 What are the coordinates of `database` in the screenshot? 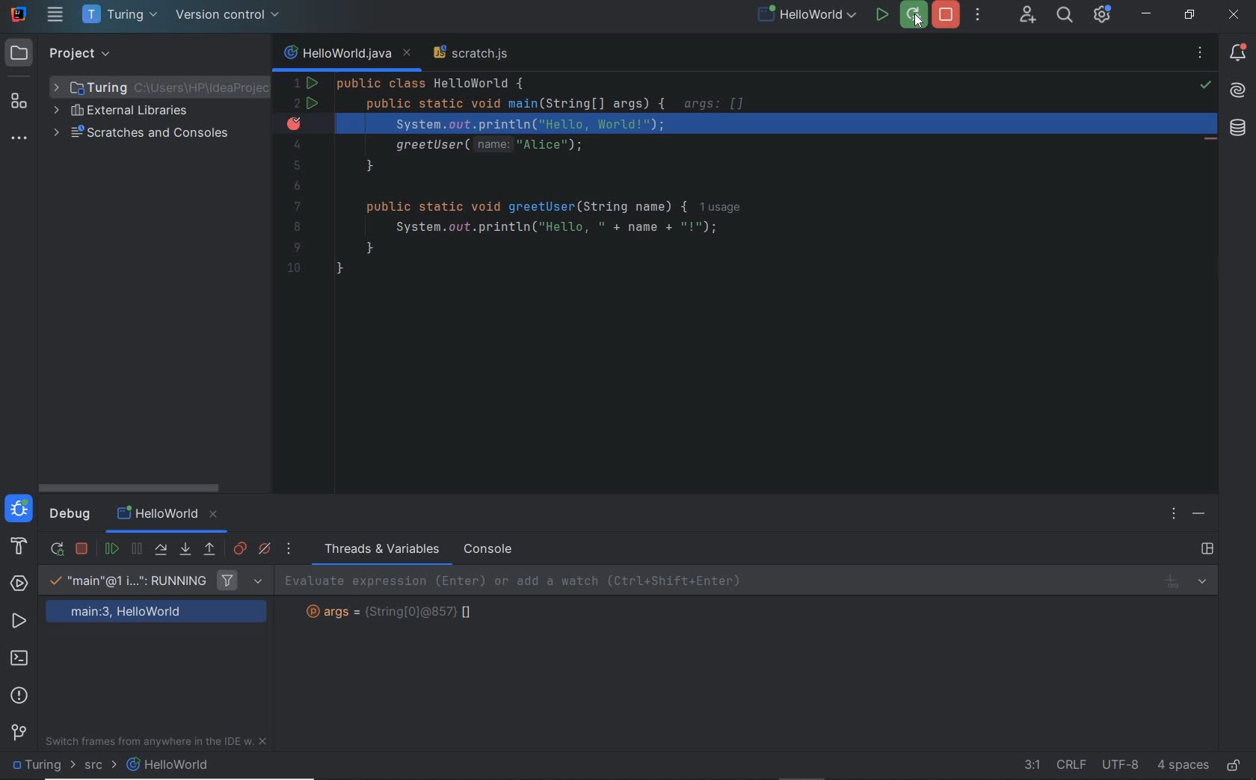 It's located at (1237, 130).